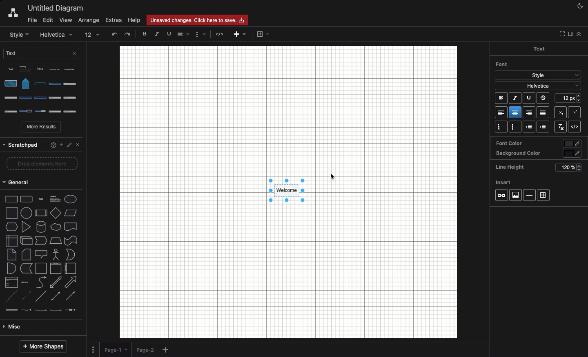  I want to click on To front, so click(145, 35).